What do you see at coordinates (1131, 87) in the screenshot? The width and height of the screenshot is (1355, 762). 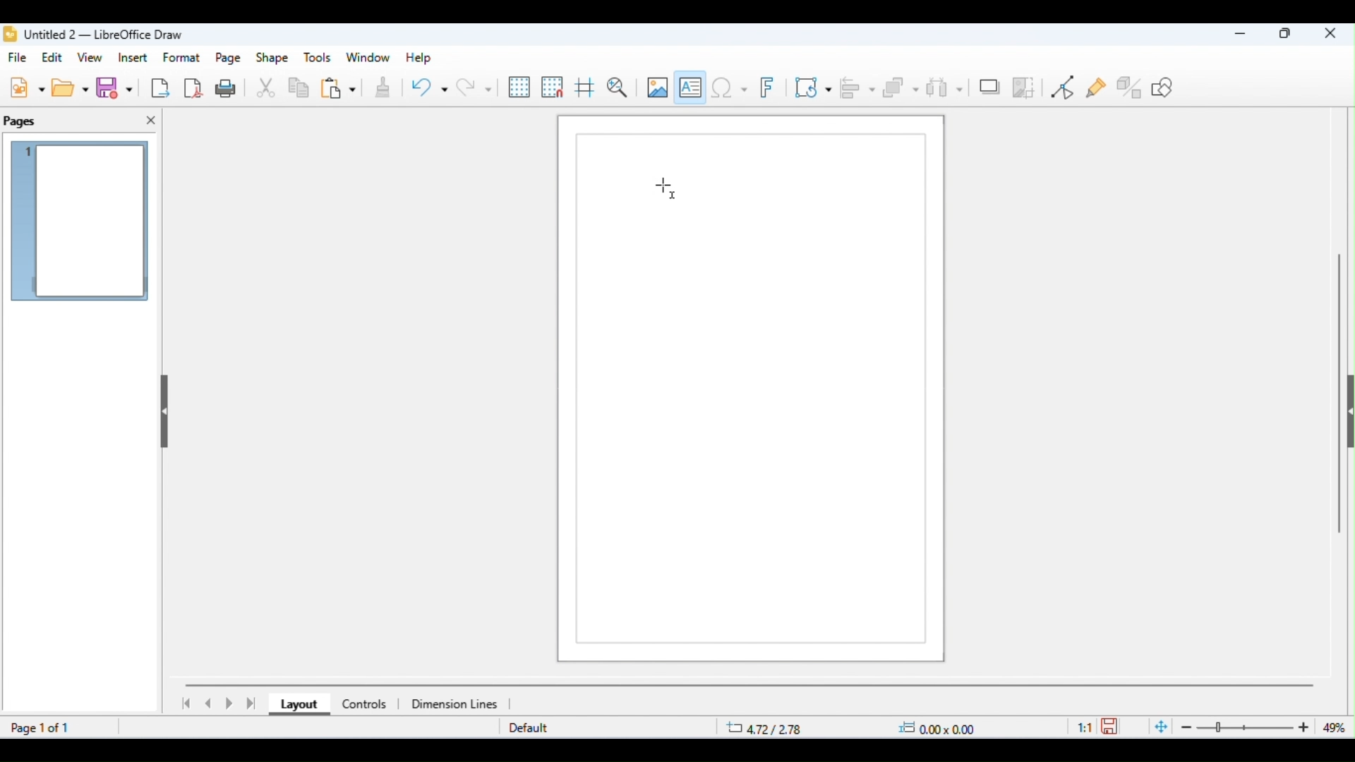 I see `show extrusion` at bounding box center [1131, 87].